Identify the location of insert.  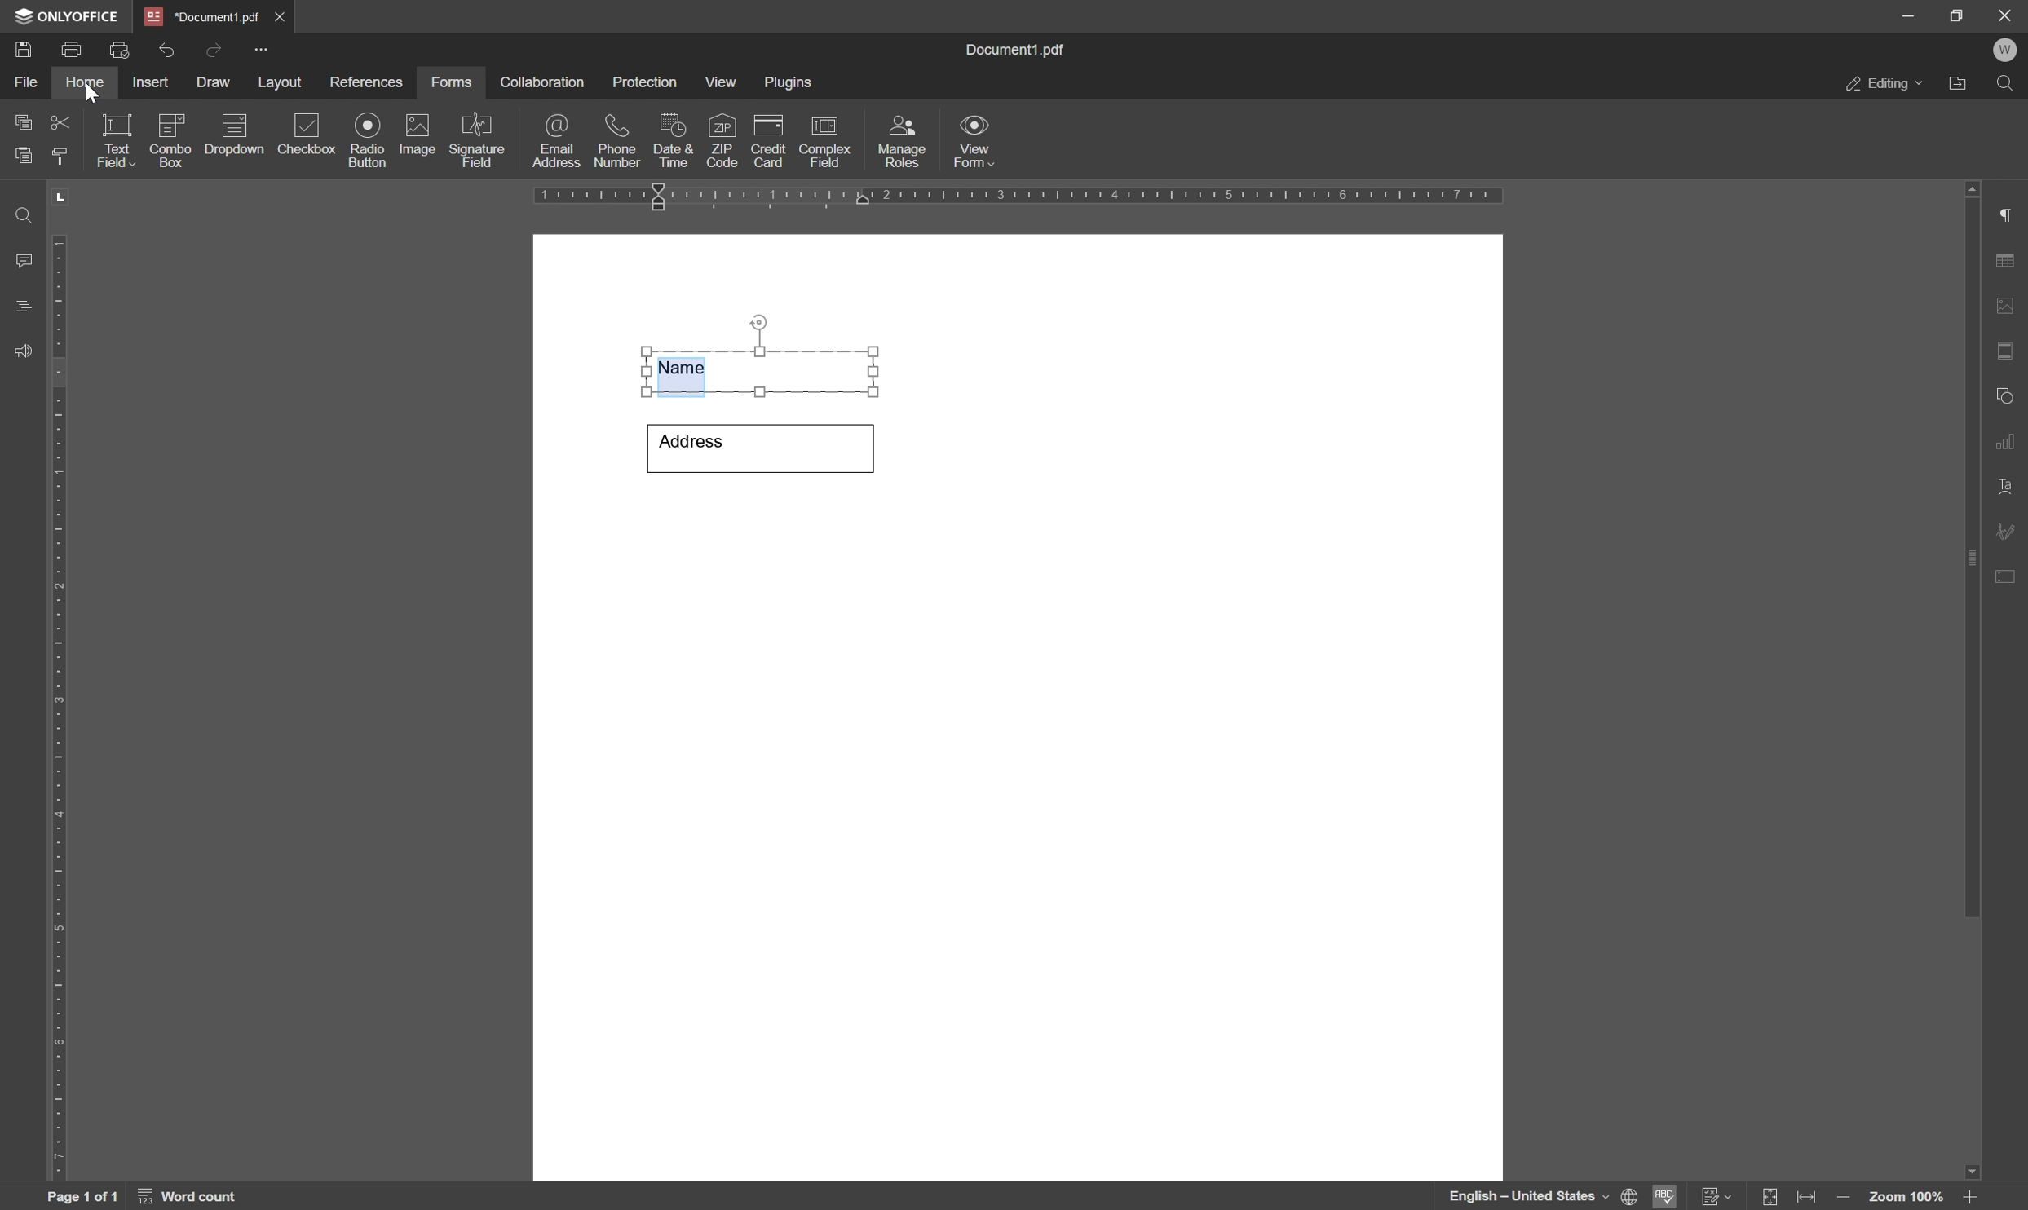
(150, 83).